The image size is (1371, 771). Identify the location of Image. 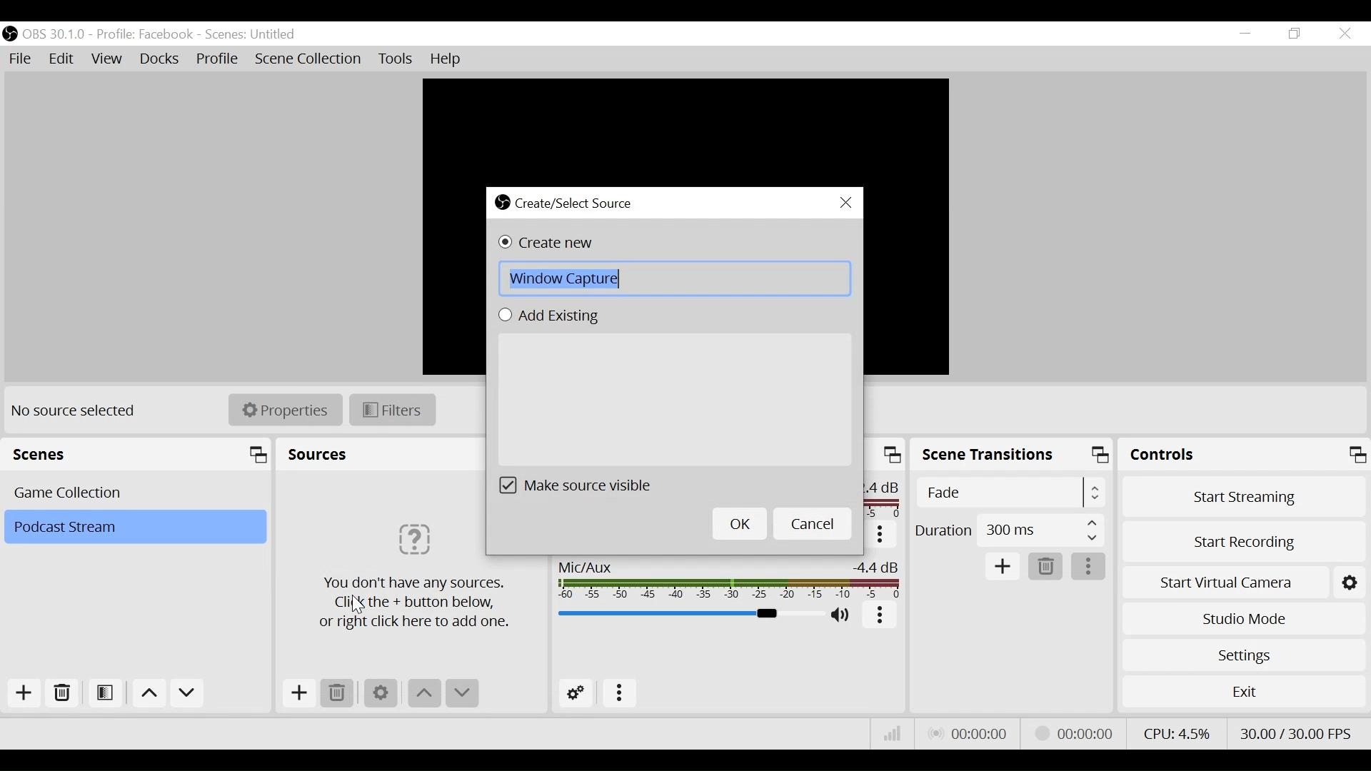
(416, 540).